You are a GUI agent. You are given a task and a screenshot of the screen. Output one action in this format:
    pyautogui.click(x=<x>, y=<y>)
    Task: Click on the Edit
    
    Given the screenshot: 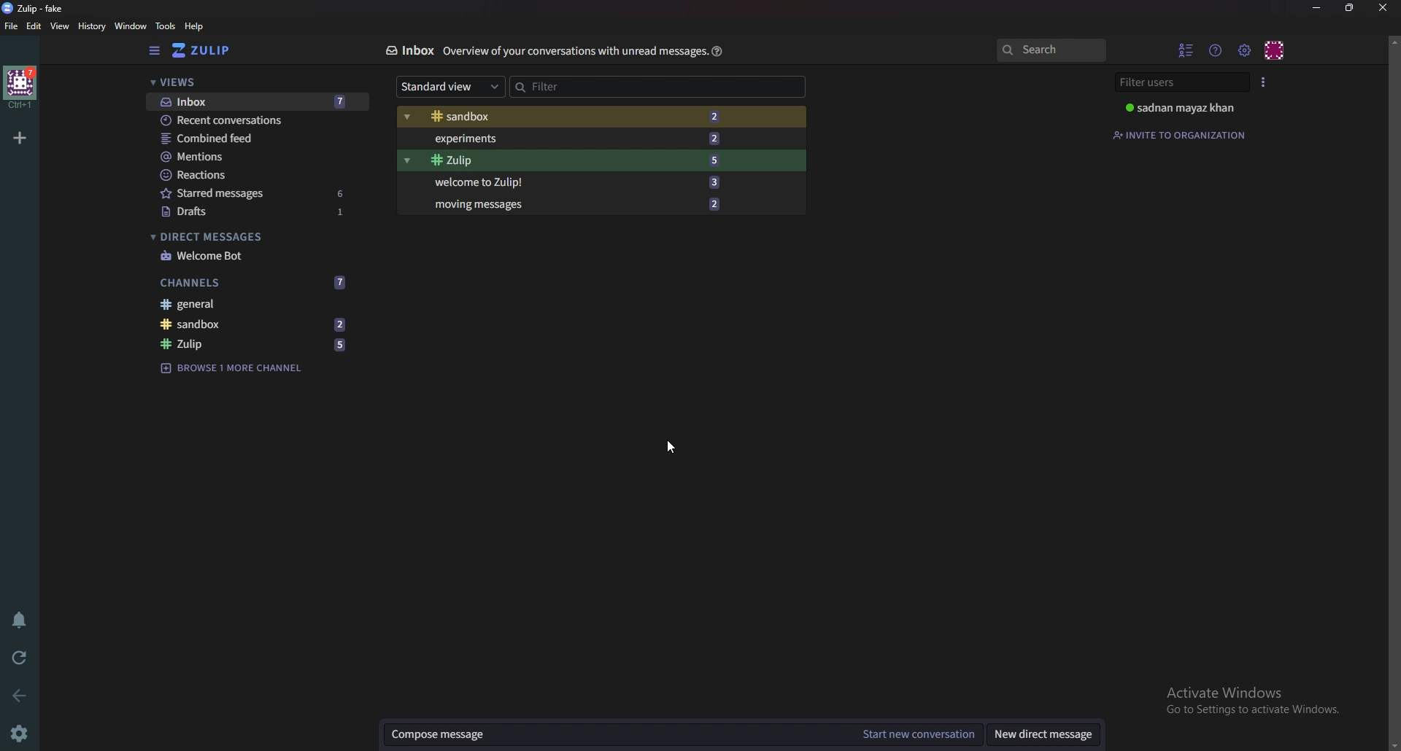 What is the action you would take?
    pyautogui.click(x=35, y=27)
    